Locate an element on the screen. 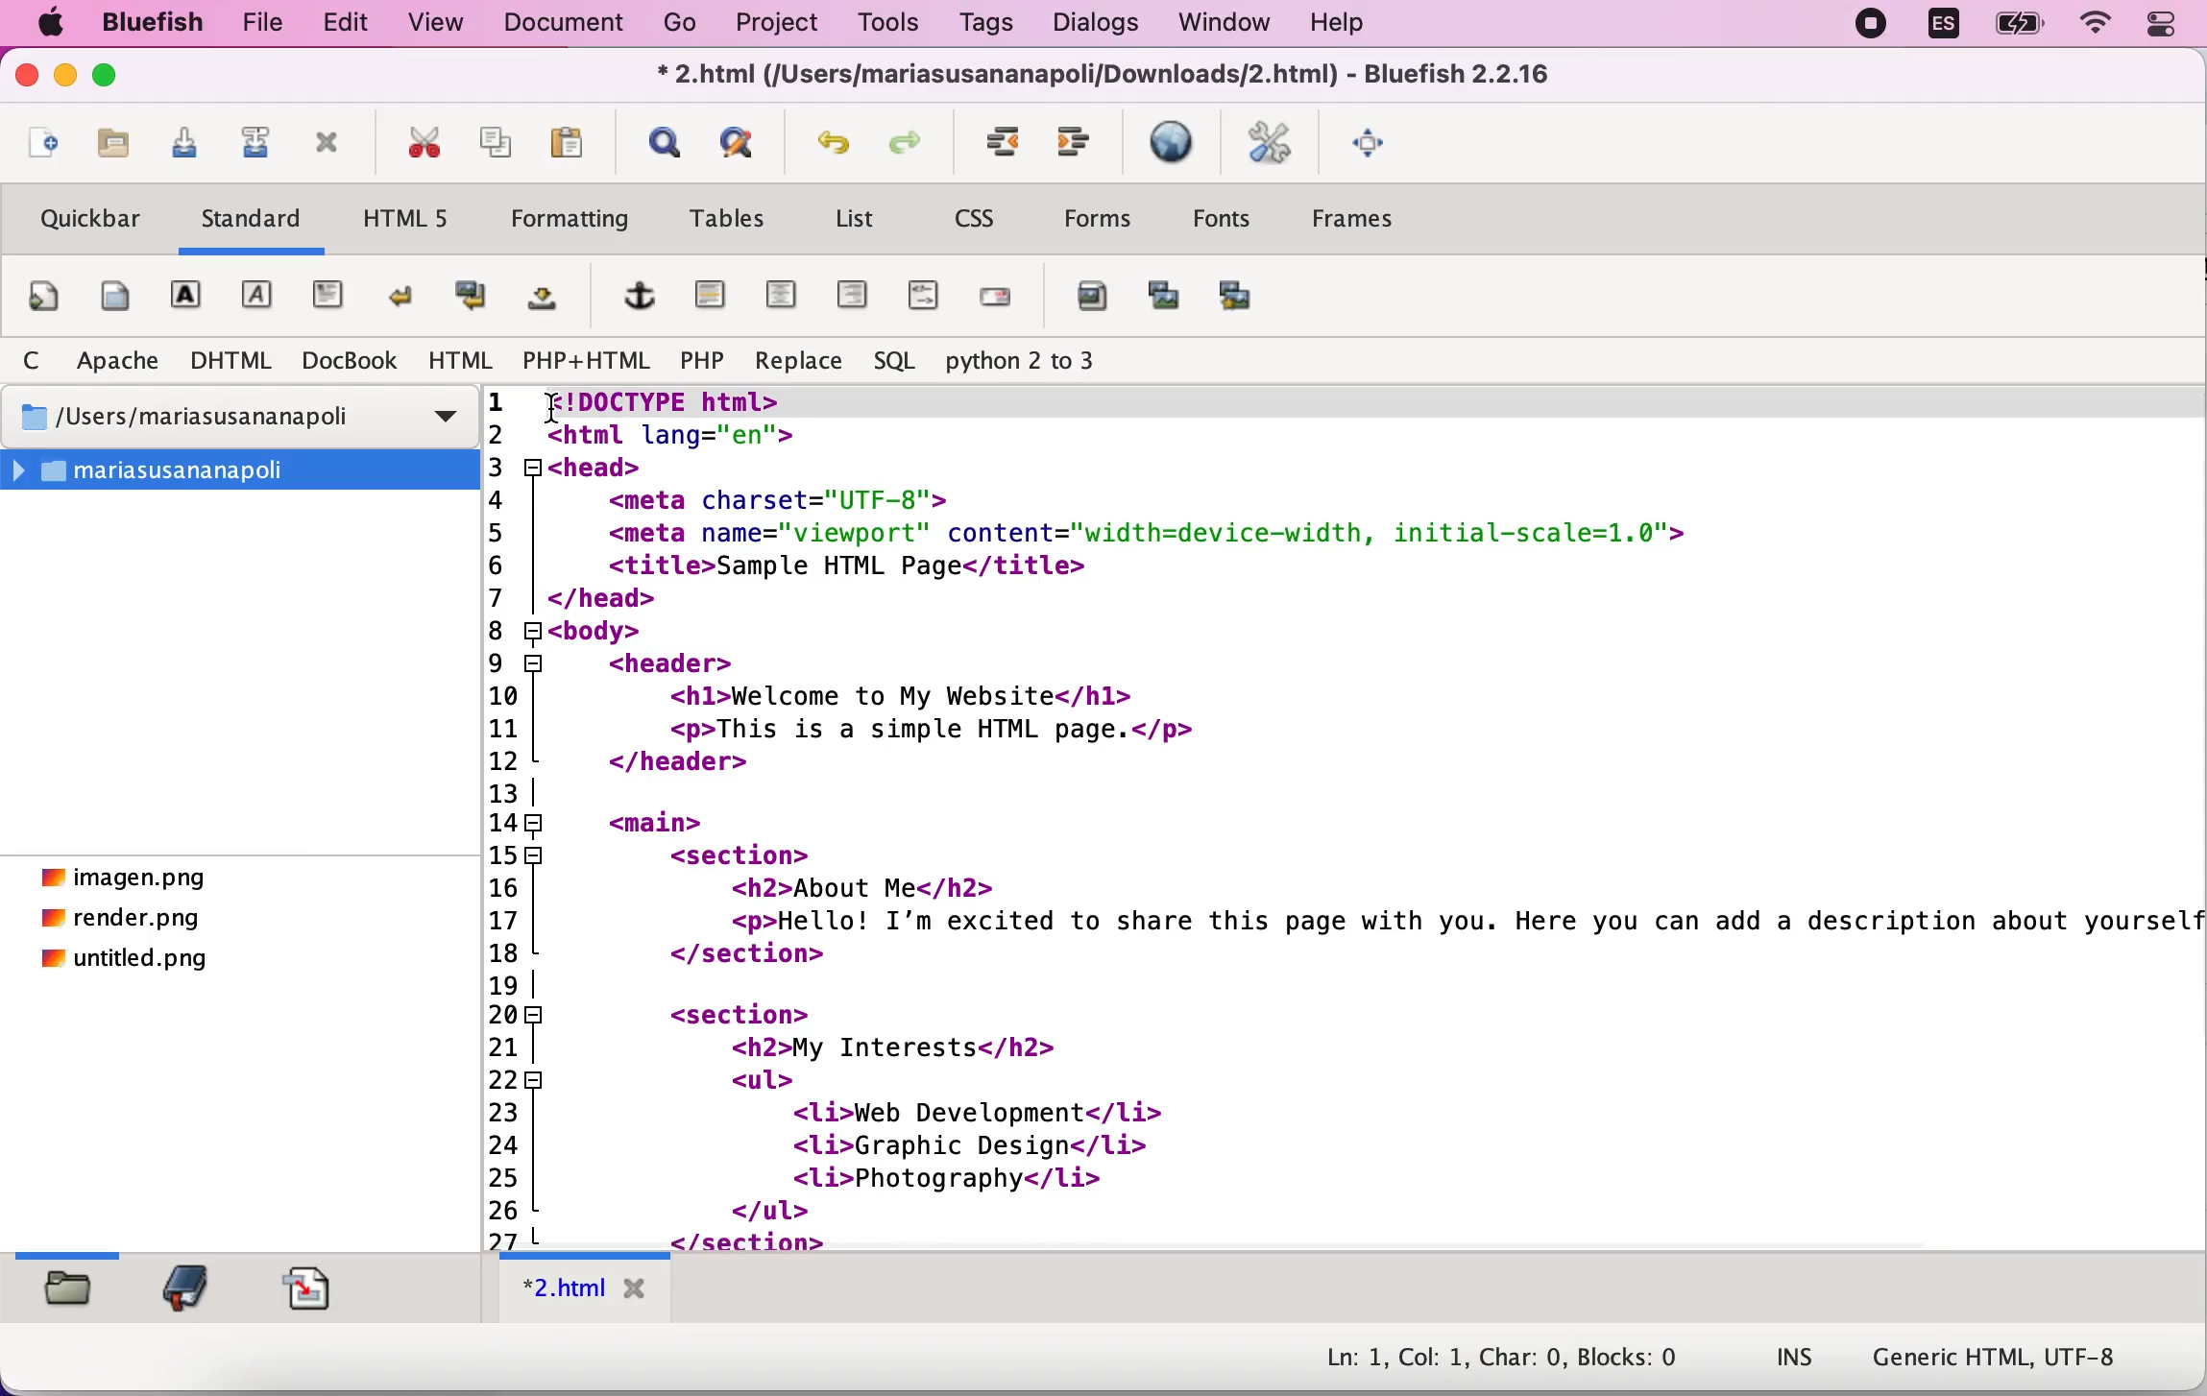  window is located at coordinates (1226, 26).